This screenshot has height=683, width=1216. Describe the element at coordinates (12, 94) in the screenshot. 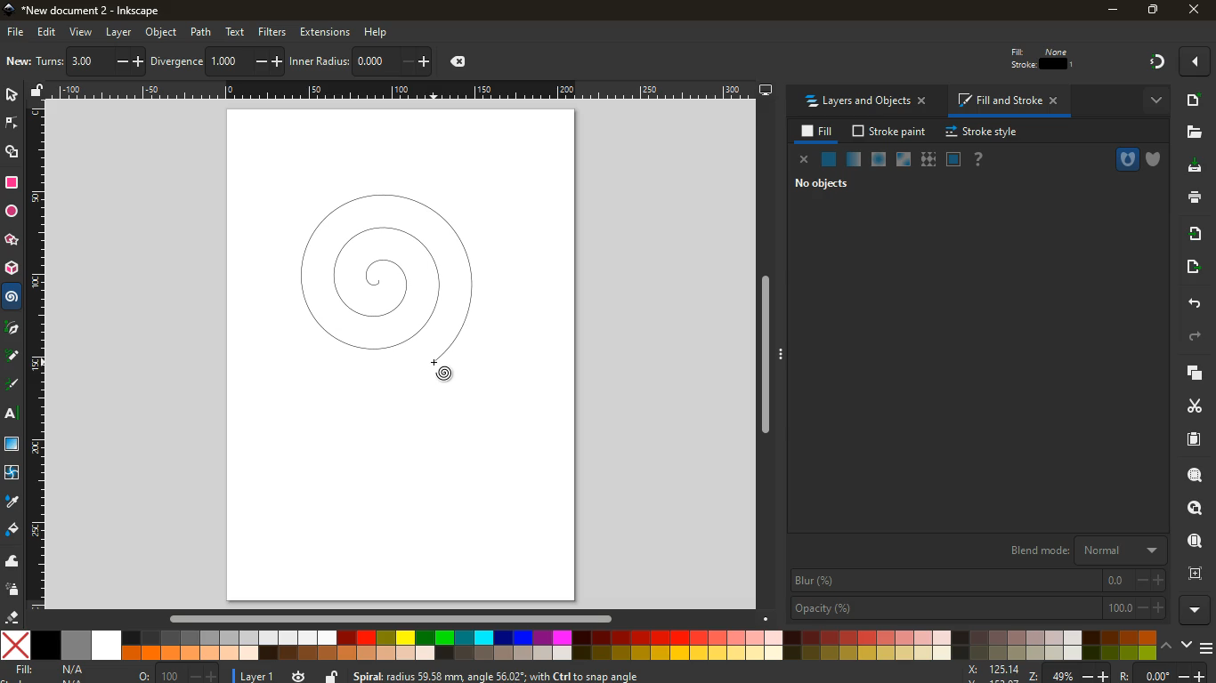

I see `select` at that location.